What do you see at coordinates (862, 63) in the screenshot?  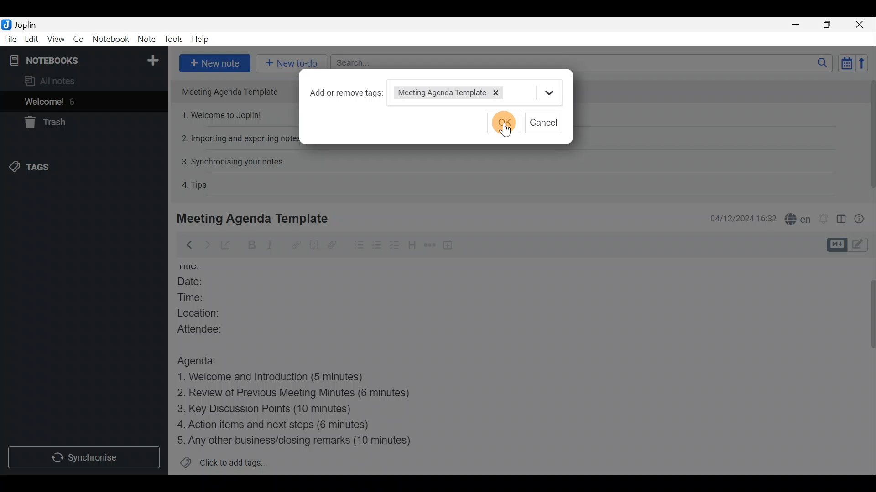 I see `Reverse sort order` at bounding box center [862, 63].